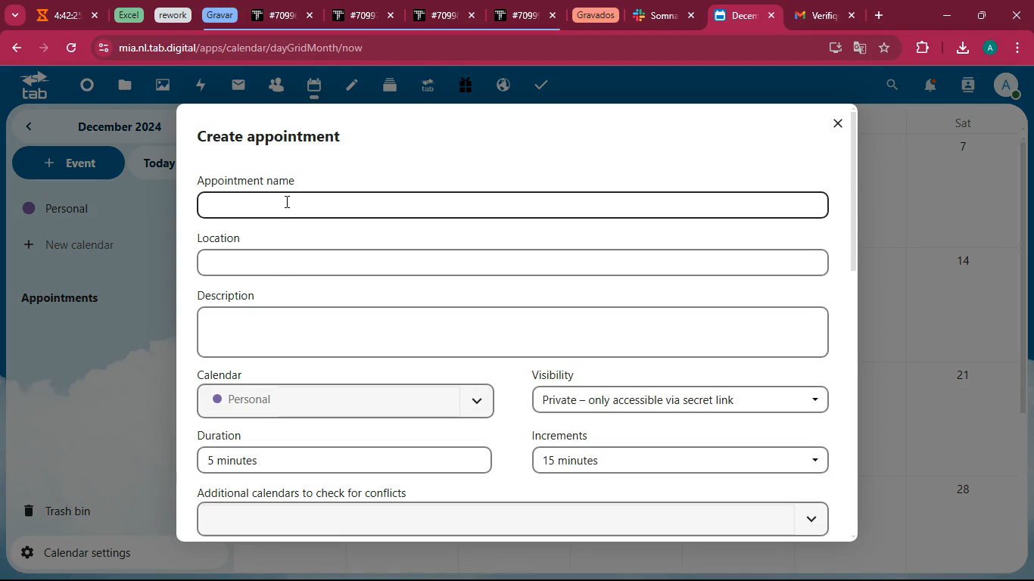 The width and height of the screenshot is (1034, 581). Describe the element at coordinates (83, 86) in the screenshot. I see `beginning` at that location.